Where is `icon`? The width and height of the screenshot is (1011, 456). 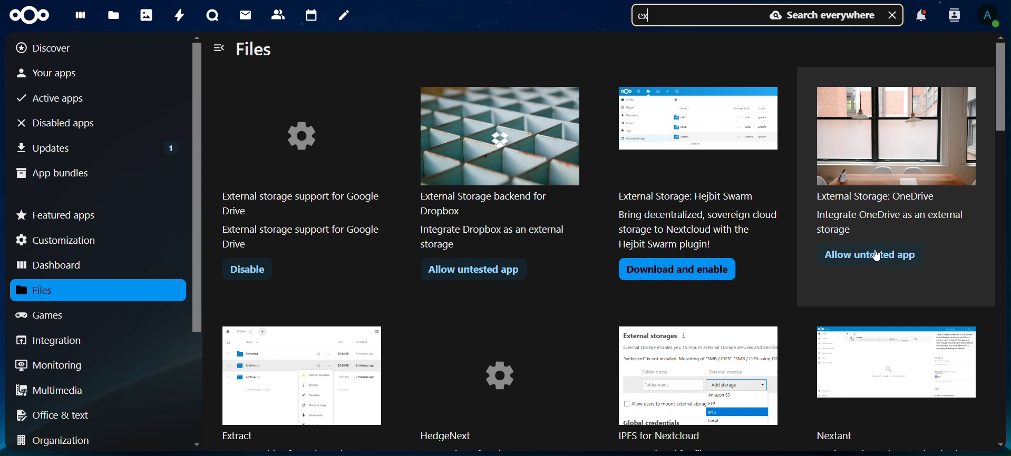
icon is located at coordinates (34, 15).